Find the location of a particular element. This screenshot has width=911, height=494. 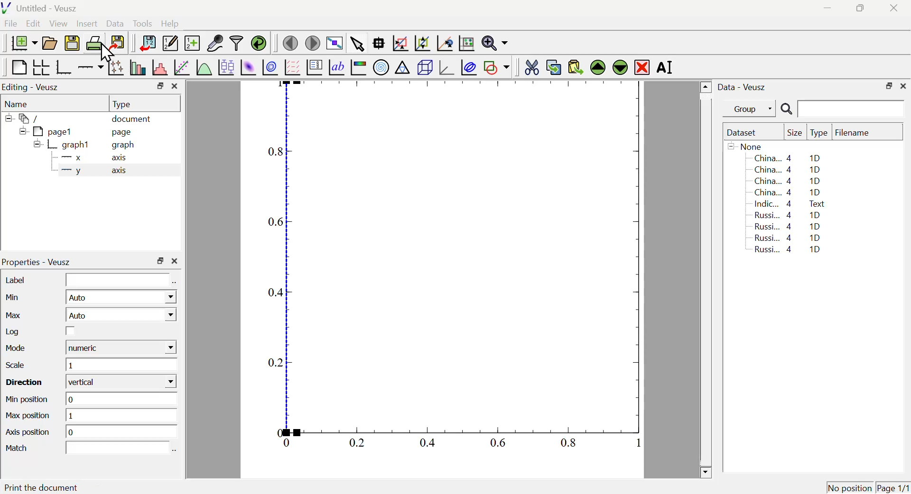

Type is located at coordinates (121, 104).